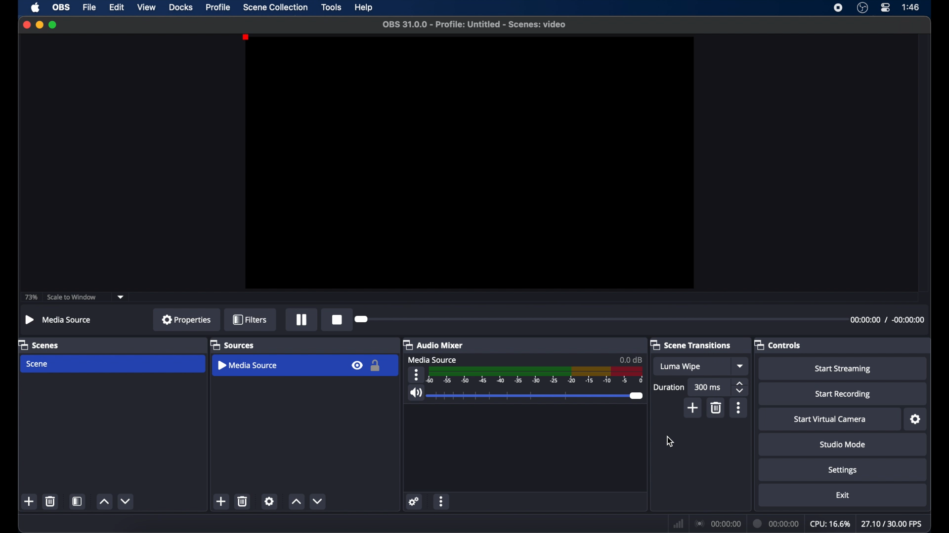 The image size is (949, 533). What do you see at coordinates (250, 319) in the screenshot?
I see `filters` at bounding box center [250, 319].